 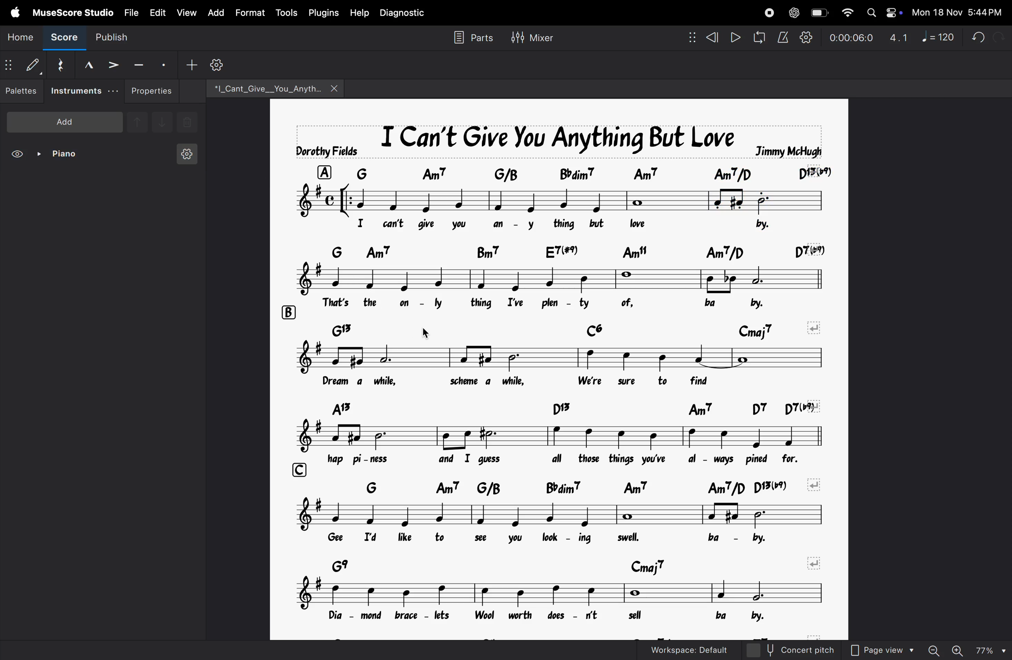 What do you see at coordinates (563, 357) in the screenshot?
I see `notes` at bounding box center [563, 357].